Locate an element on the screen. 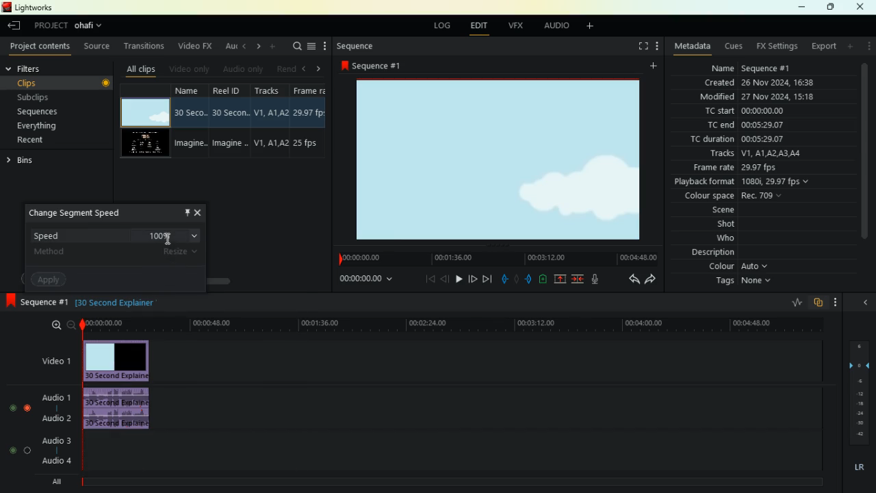 Image resolution: width=876 pixels, height=493 pixels. audio is located at coordinates (558, 27).